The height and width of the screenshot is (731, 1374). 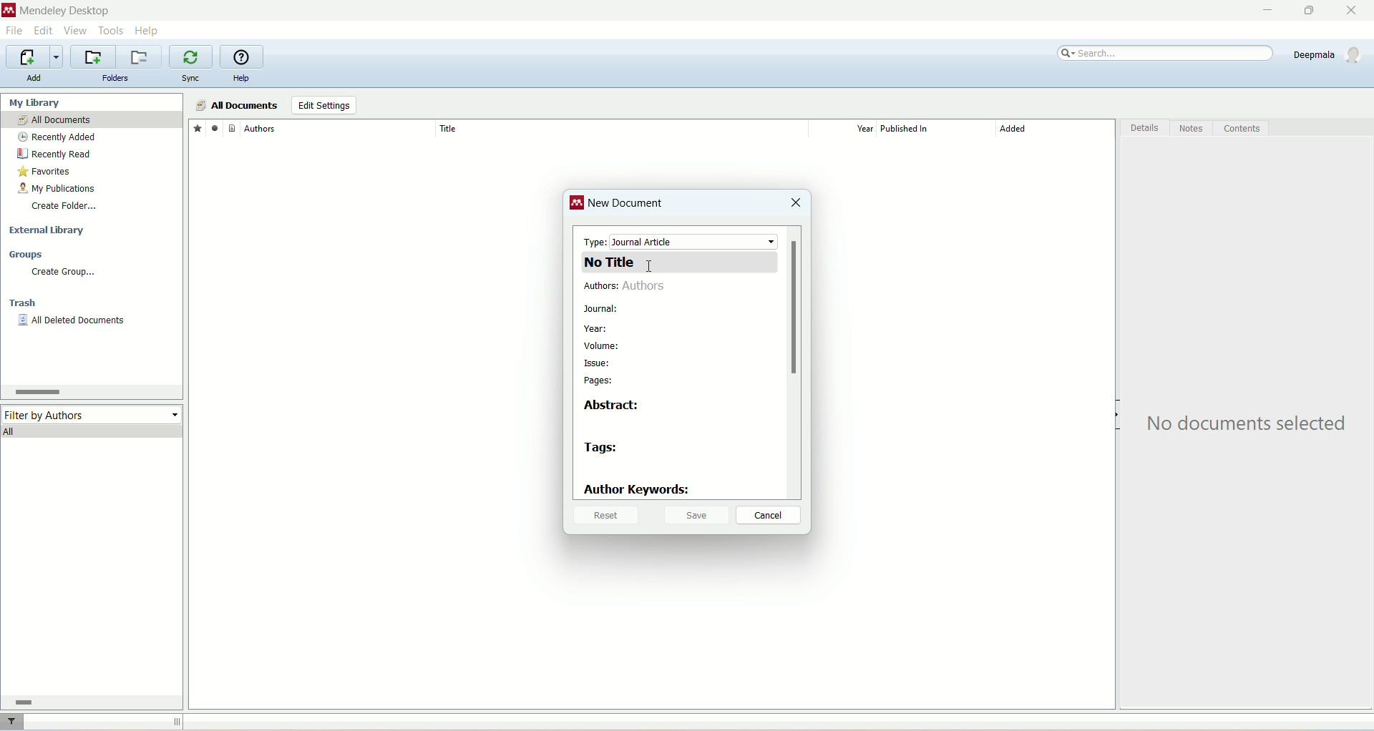 I want to click on details, so click(x=1146, y=130).